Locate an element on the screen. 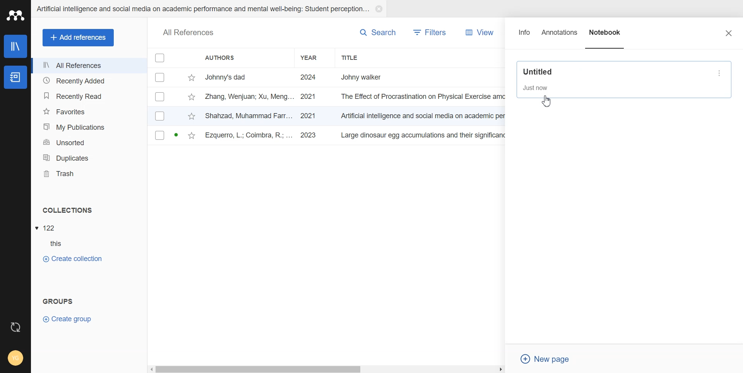 This screenshot has height=373, width=743. Collections is located at coordinates (89, 210).